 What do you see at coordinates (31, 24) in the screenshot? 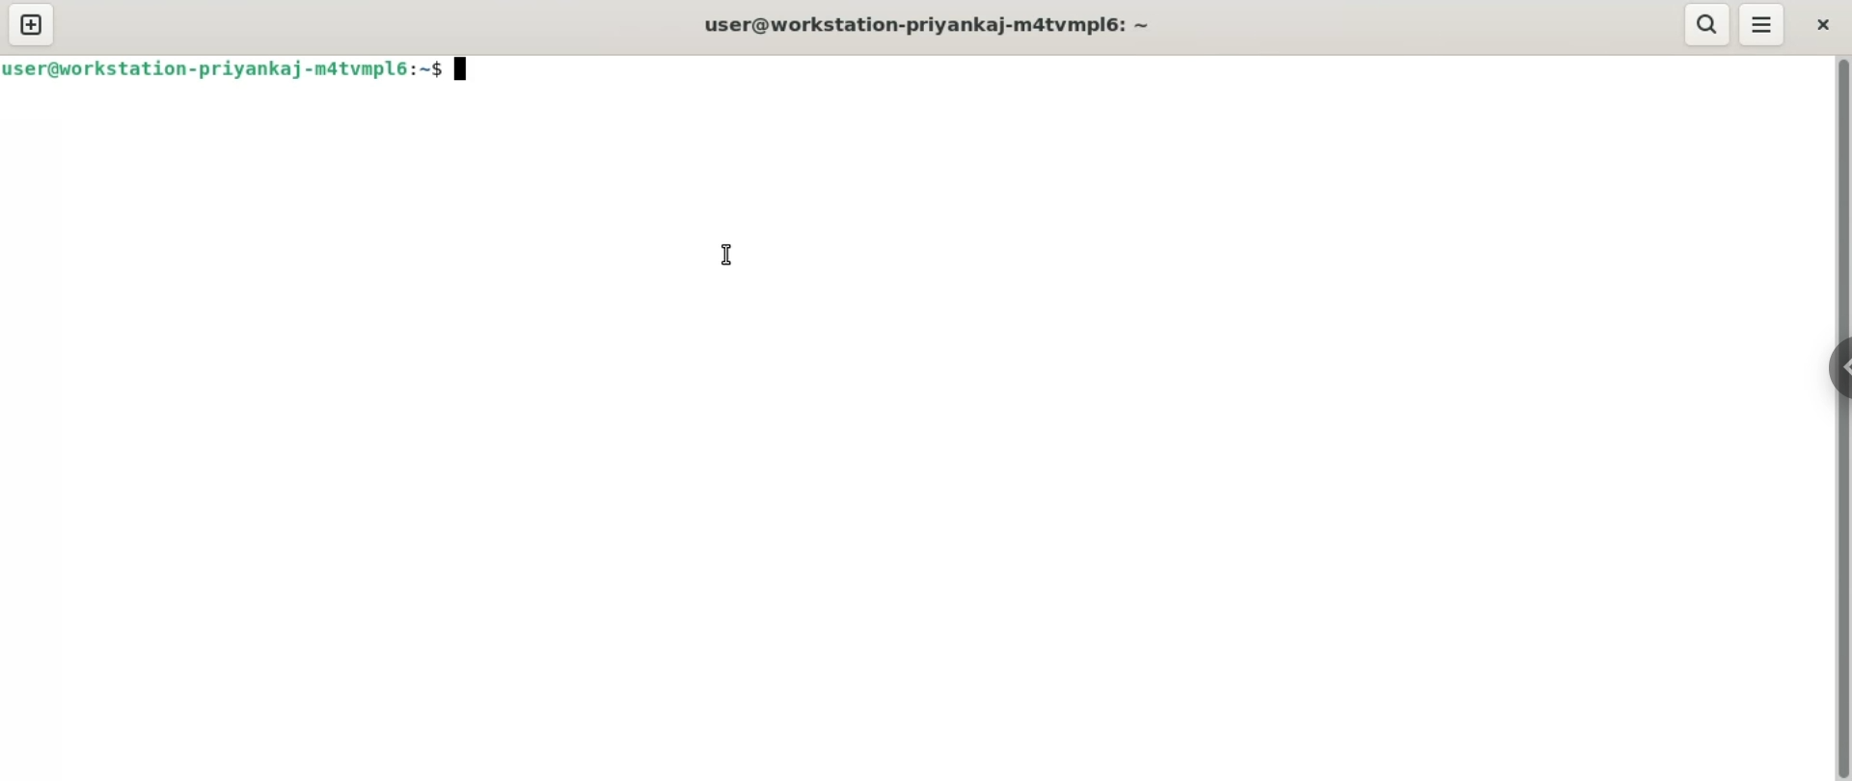
I see `new tab` at bounding box center [31, 24].